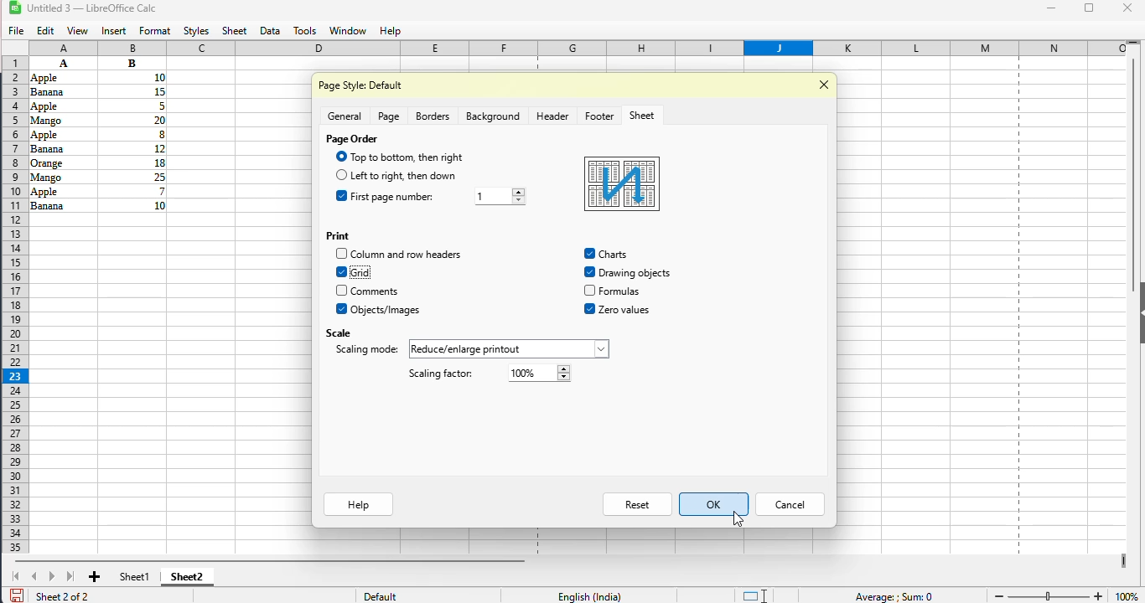 Image resolution: width=1145 pixels, height=603 pixels. Describe the element at coordinates (589, 595) in the screenshot. I see `English (India)` at that location.